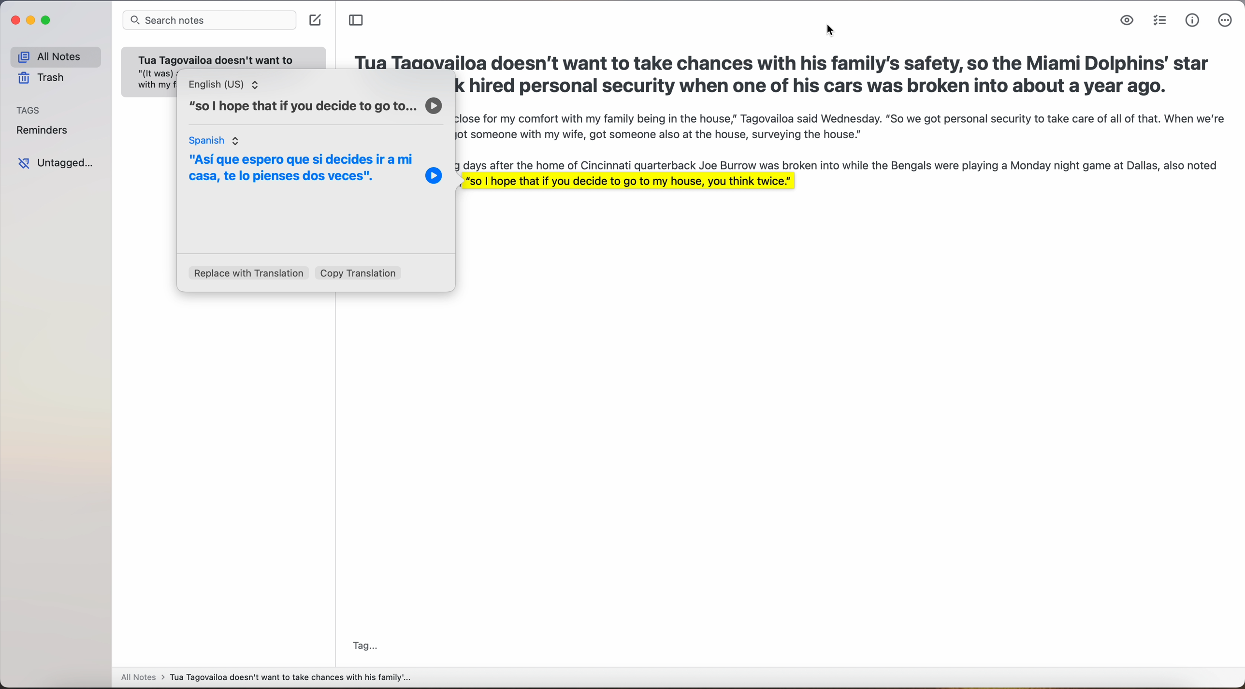  I want to click on untagged, so click(58, 163).